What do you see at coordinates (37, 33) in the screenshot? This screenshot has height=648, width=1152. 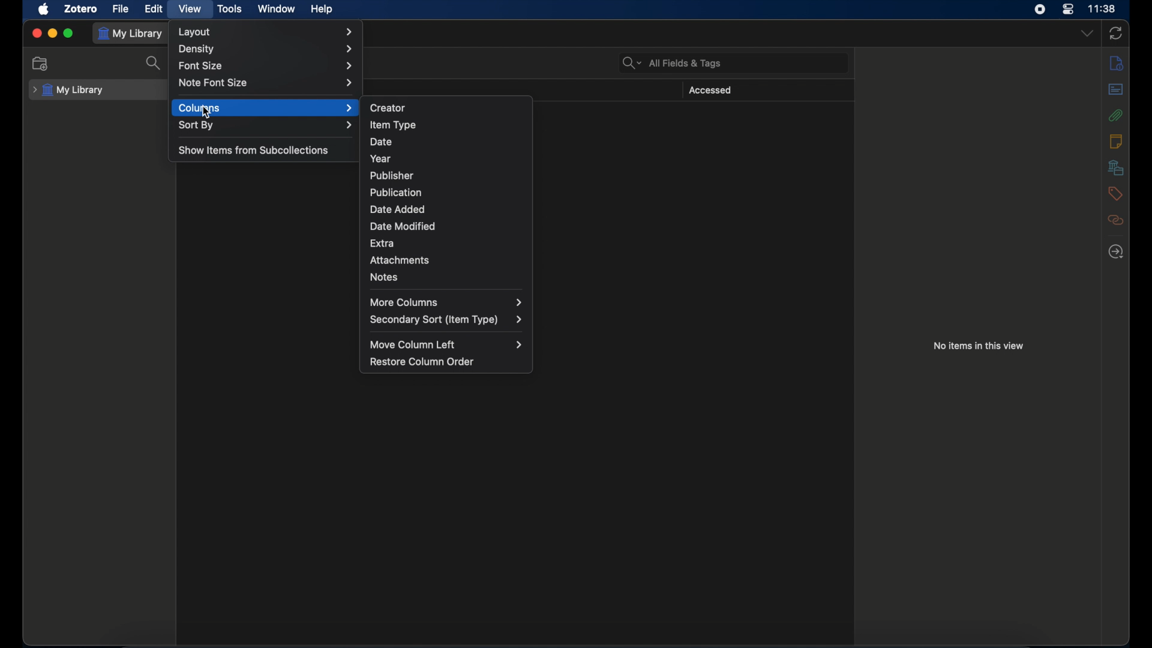 I see `close` at bounding box center [37, 33].